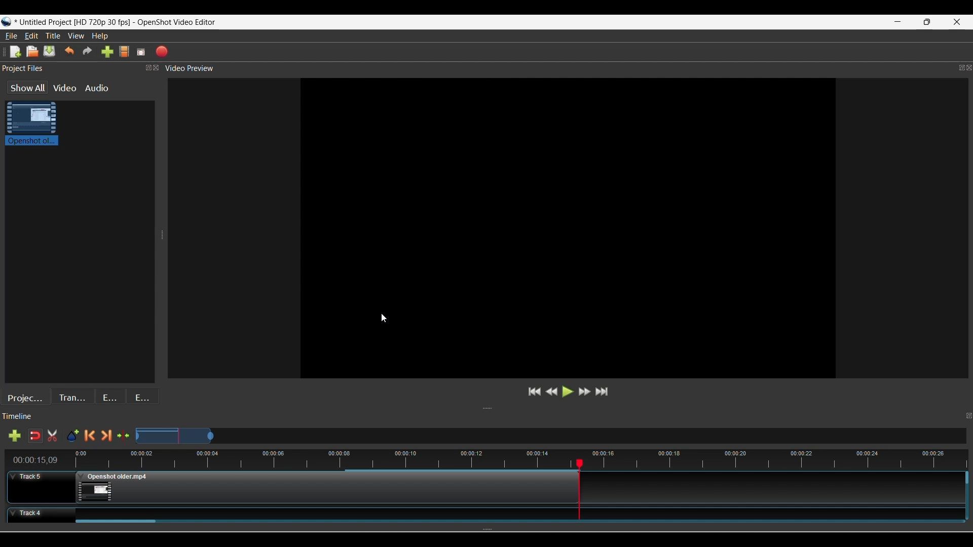 The width and height of the screenshot is (973, 547). What do you see at coordinates (111, 396) in the screenshot?
I see `Effects` at bounding box center [111, 396].